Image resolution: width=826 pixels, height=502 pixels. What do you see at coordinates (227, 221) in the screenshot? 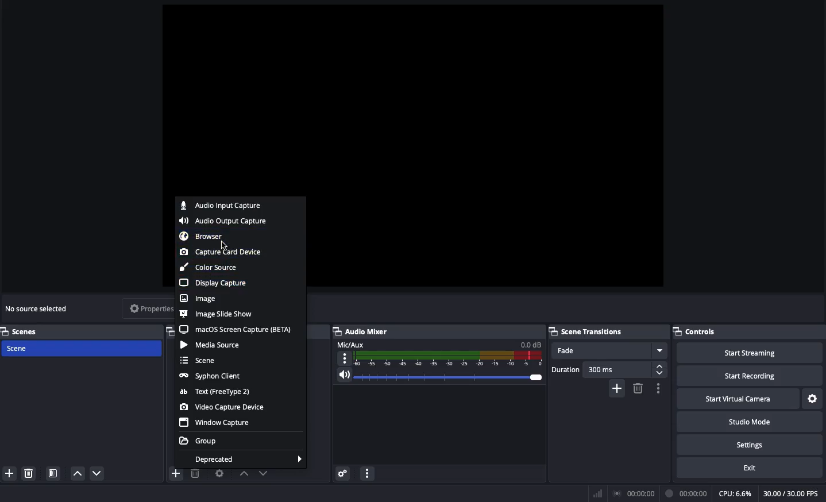
I see `Audio output capture` at bounding box center [227, 221].